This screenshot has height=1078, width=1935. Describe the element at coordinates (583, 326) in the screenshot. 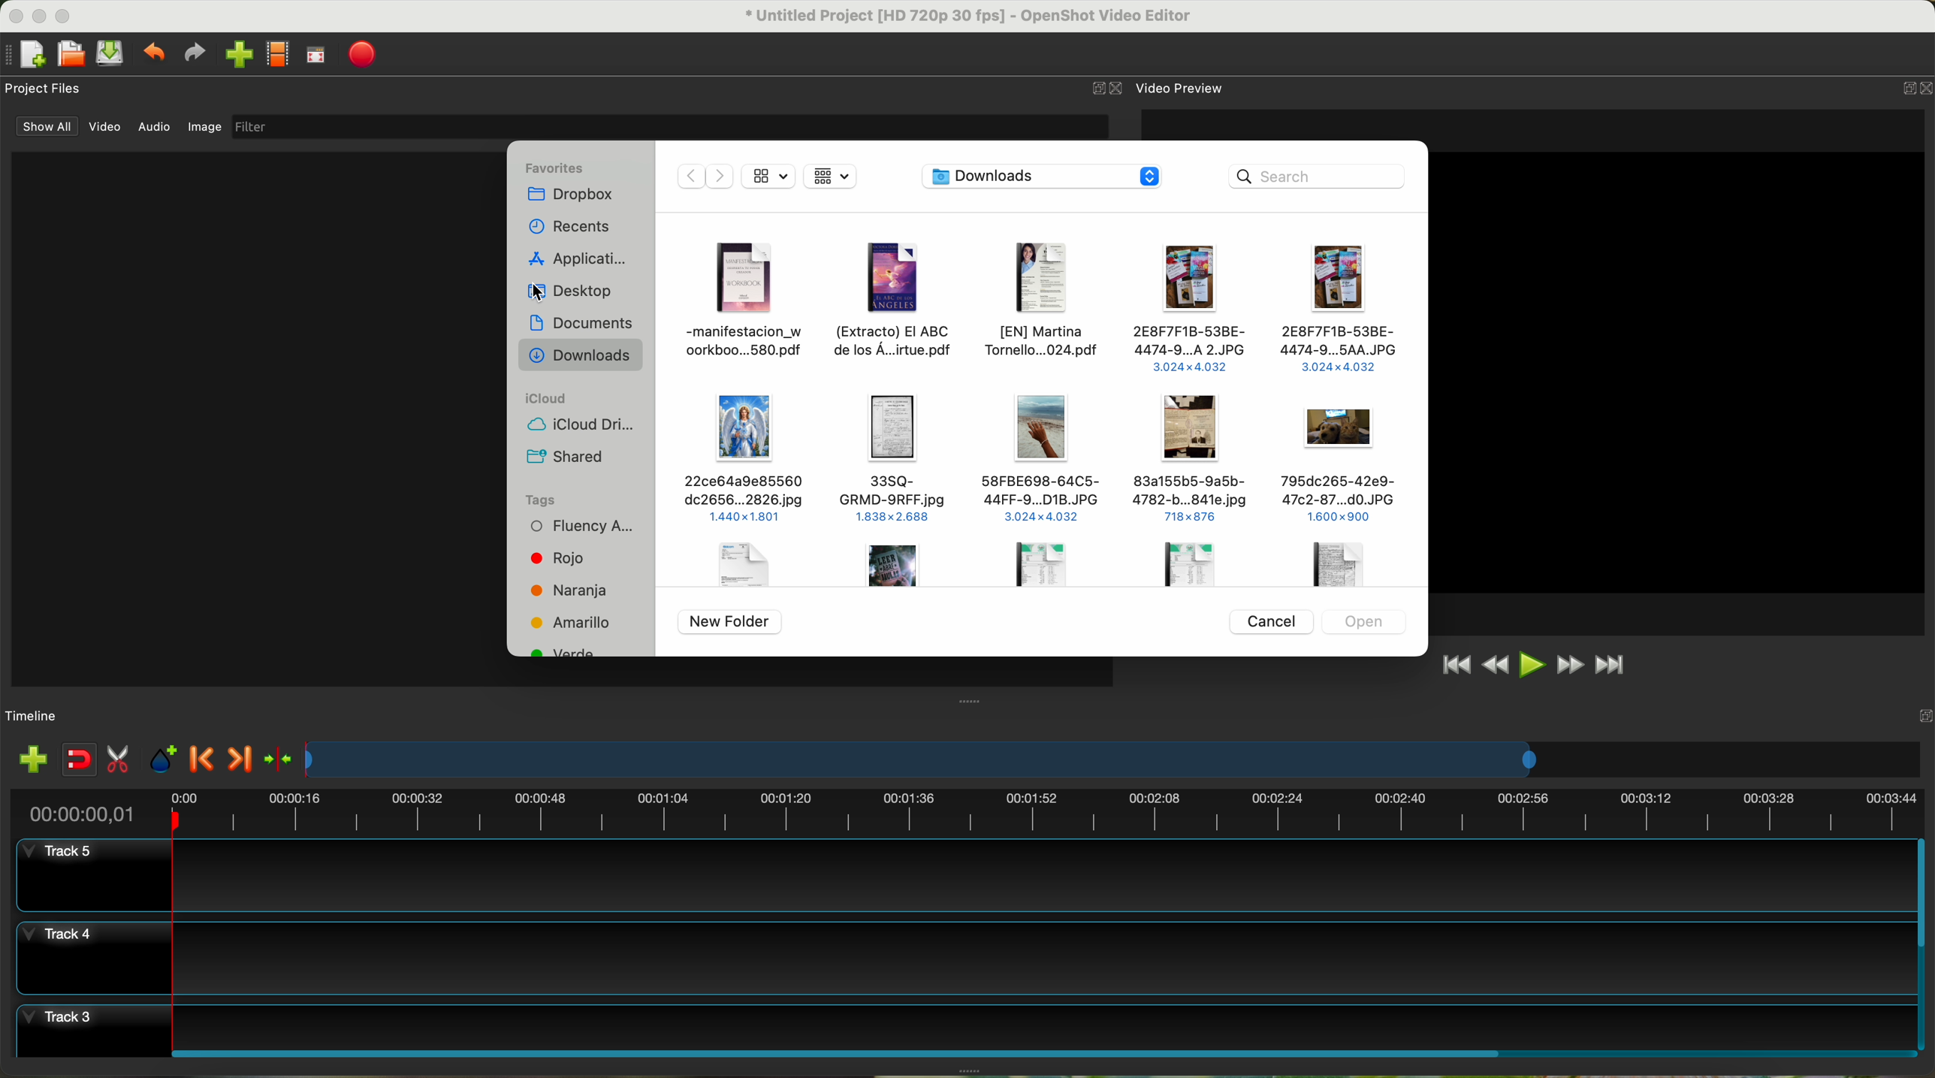

I see `documents` at that location.